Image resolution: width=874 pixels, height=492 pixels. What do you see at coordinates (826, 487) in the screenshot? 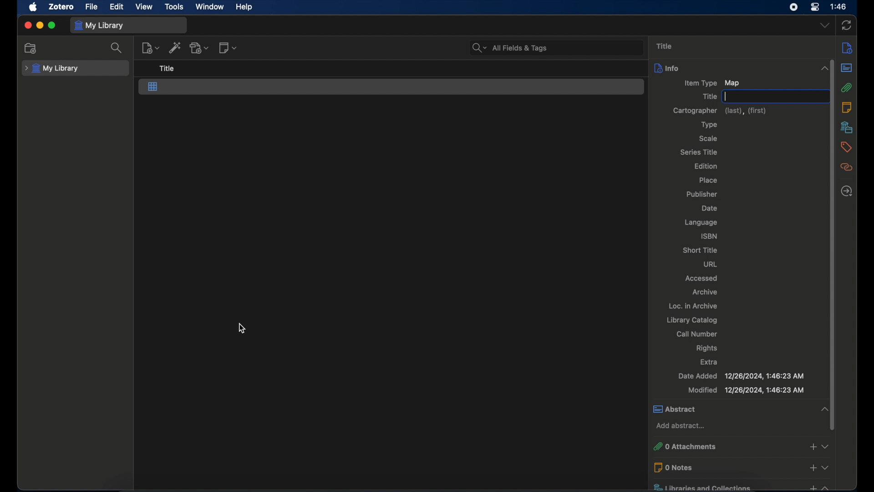
I see `Collapse or expand ` at bounding box center [826, 487].